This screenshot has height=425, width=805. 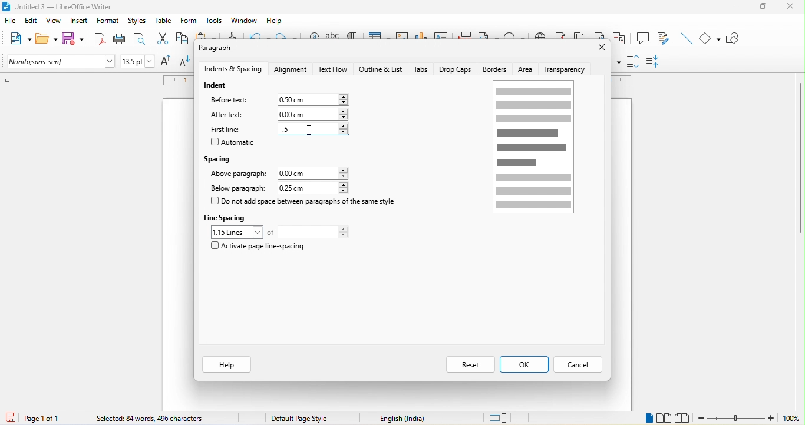 What do you see at coordinates (759, 7) in the screenshot?
I see `maximize` at bounding box center [759, 7].